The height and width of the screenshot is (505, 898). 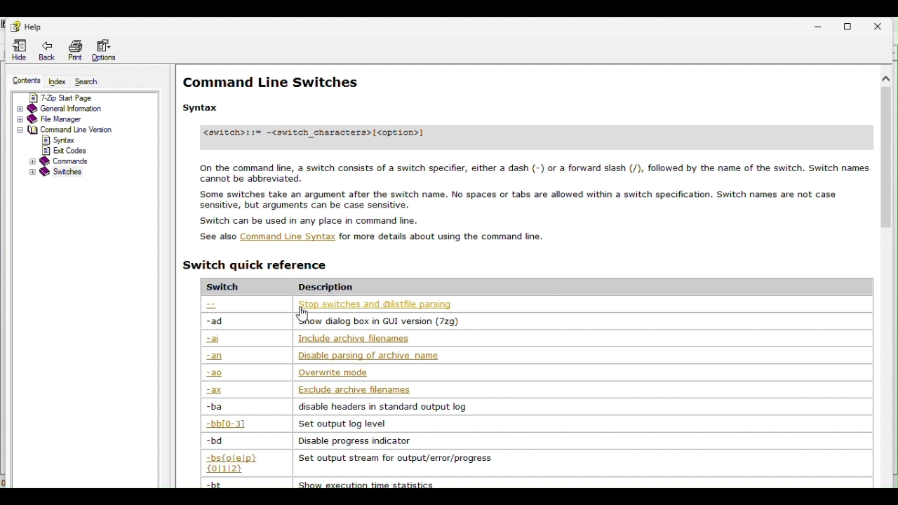 What do you see at coordinates (263, 264) in the screenshot?
I see `Switch reference` at bounding box center [263, 264].